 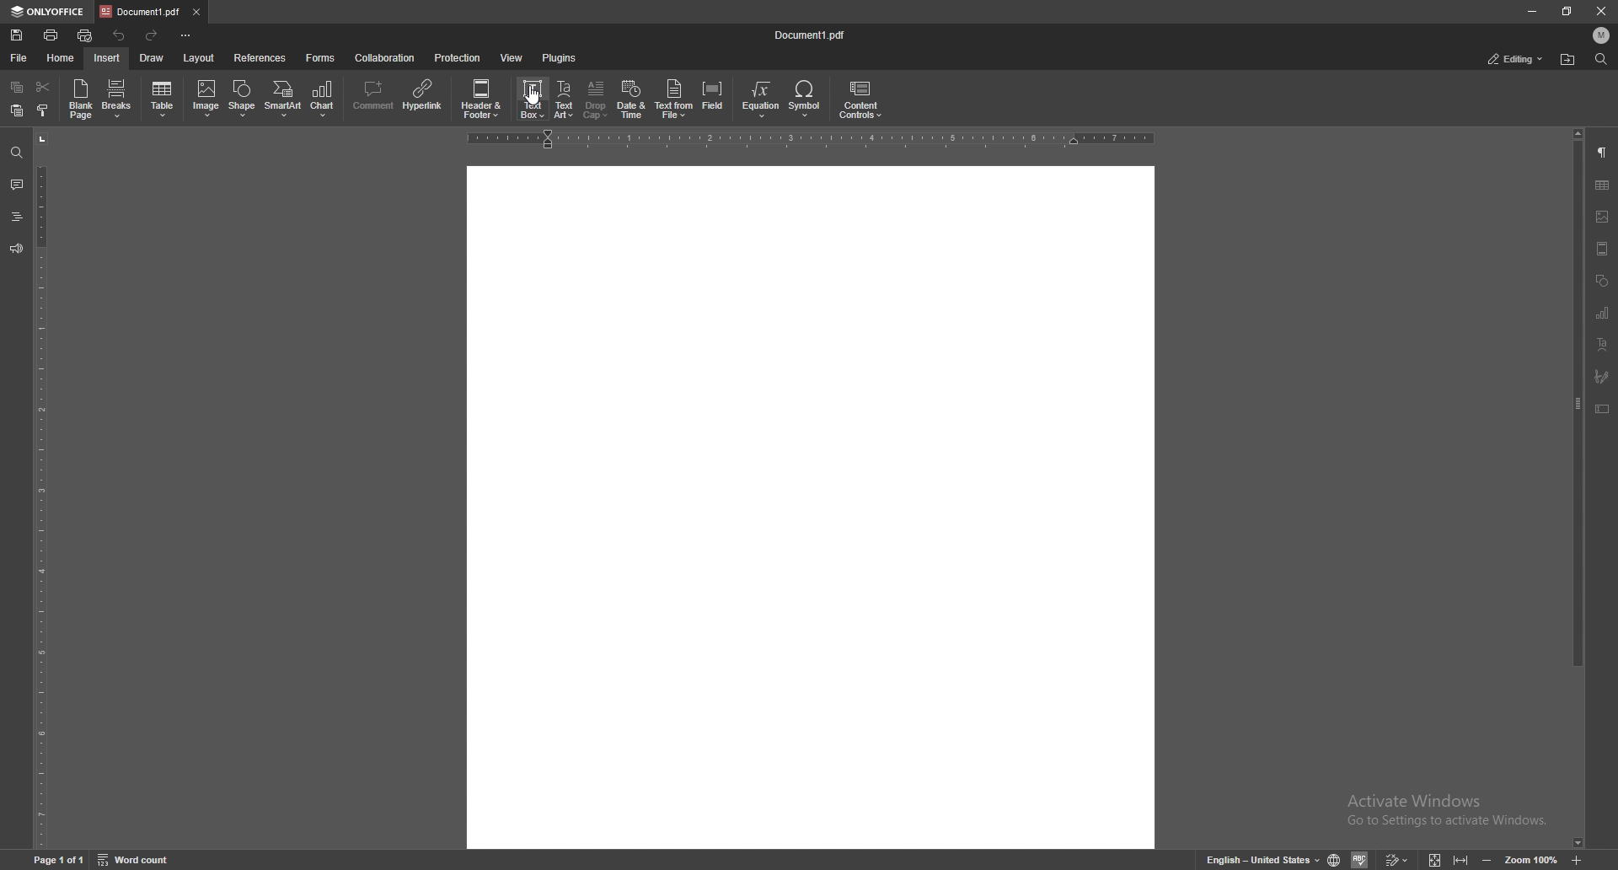 What do you see at coordinates (386, 57) in the screenshot?
I see `colaboration` at bounding box center [386, 57].